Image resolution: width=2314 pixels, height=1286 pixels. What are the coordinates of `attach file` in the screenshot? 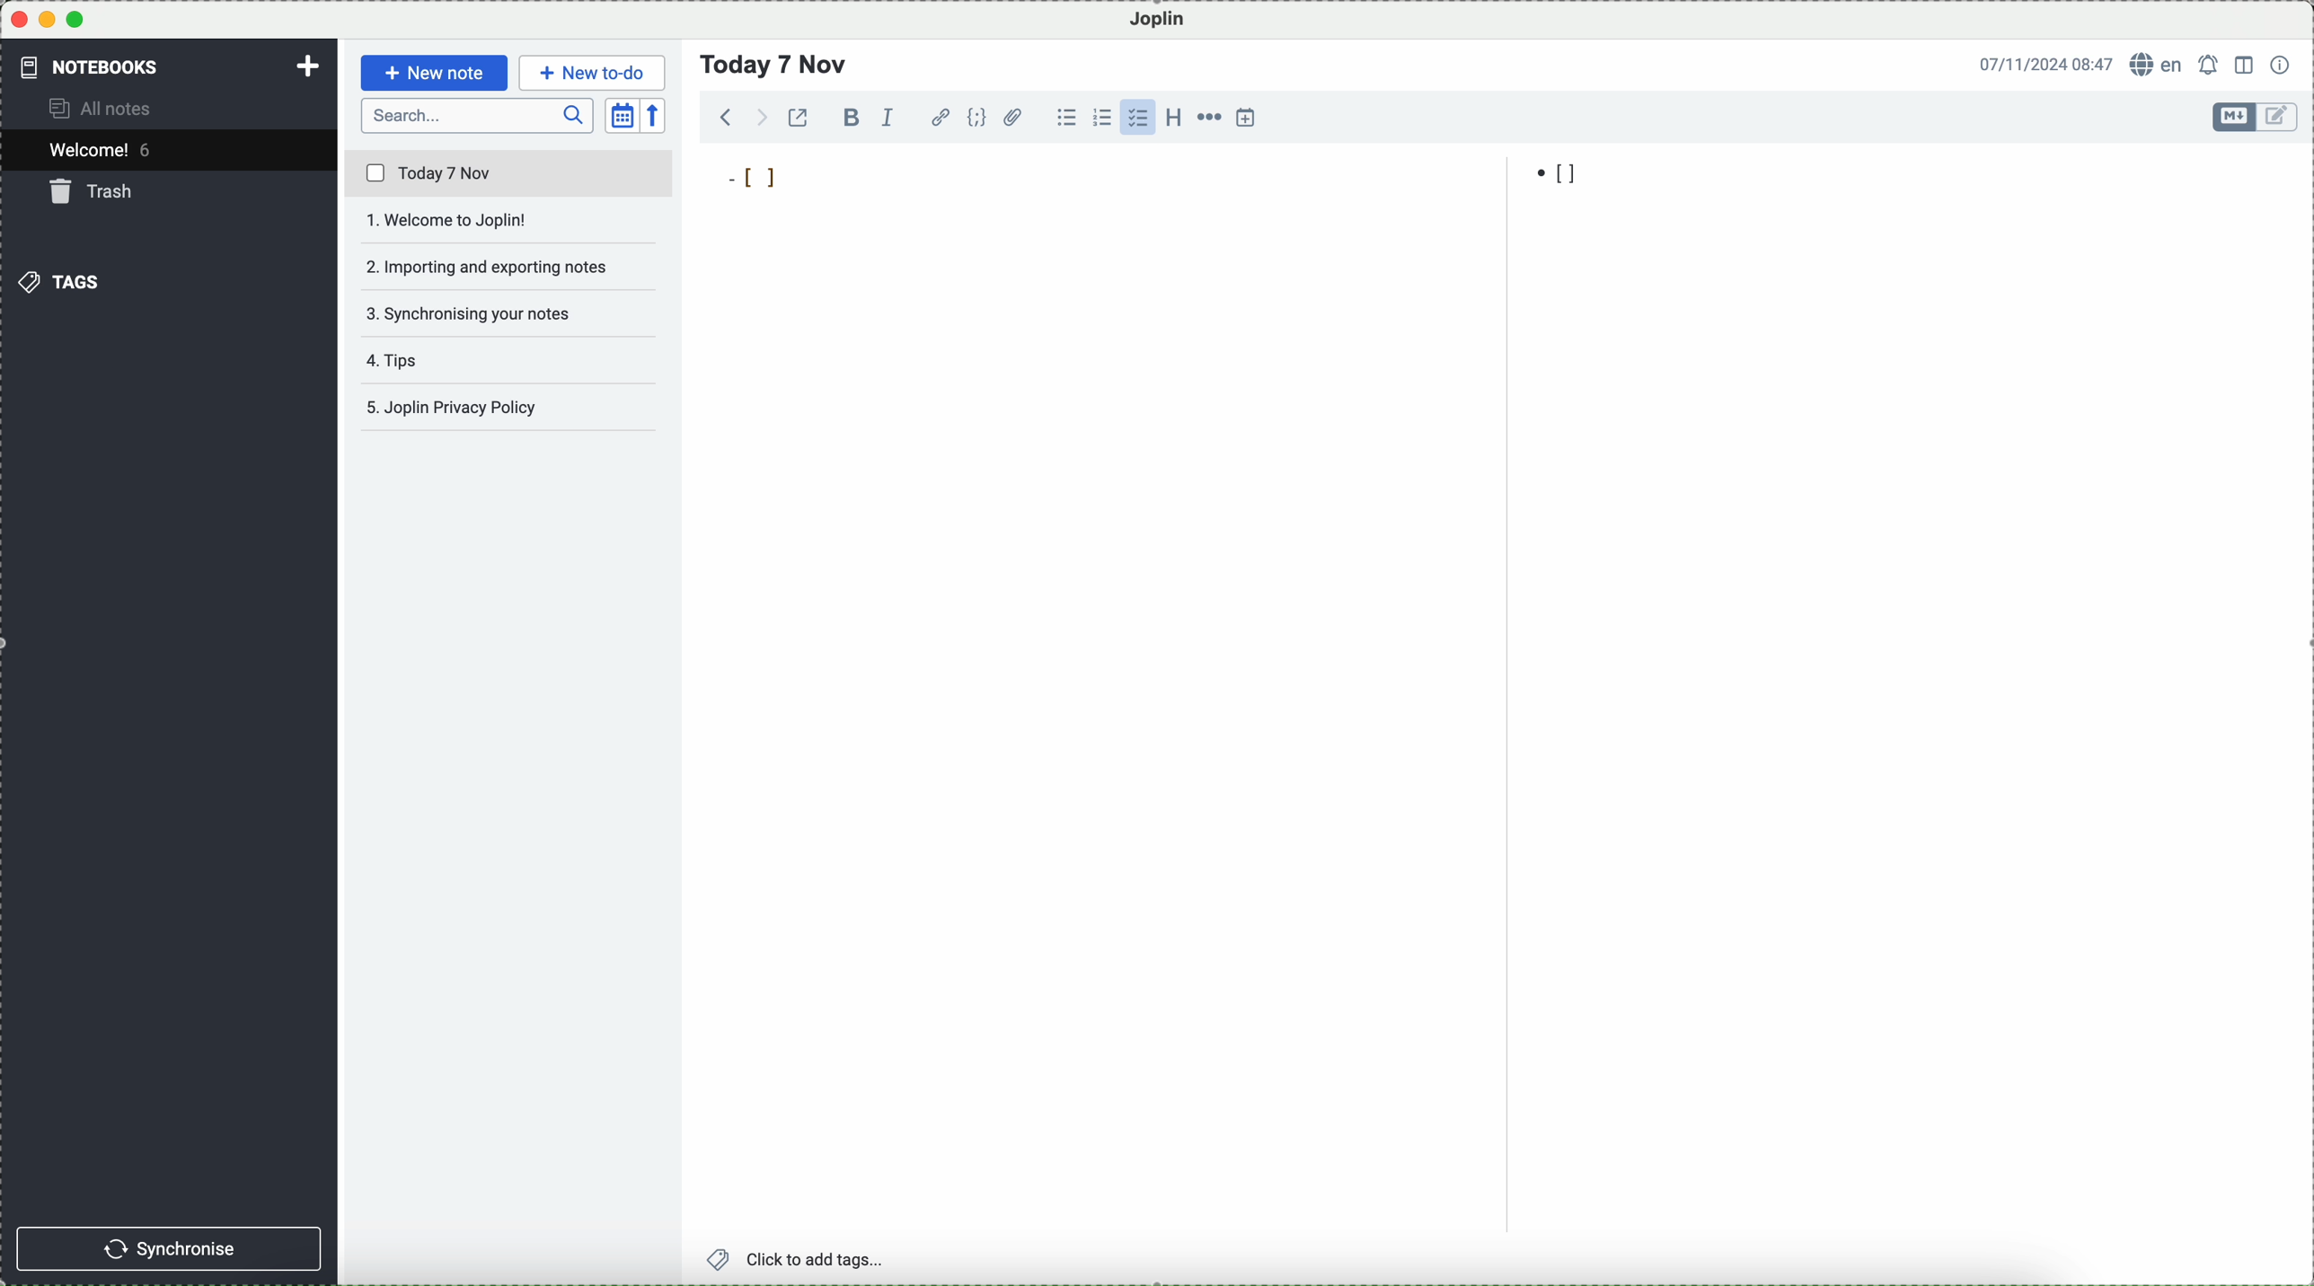 It's located at (1014, 117).